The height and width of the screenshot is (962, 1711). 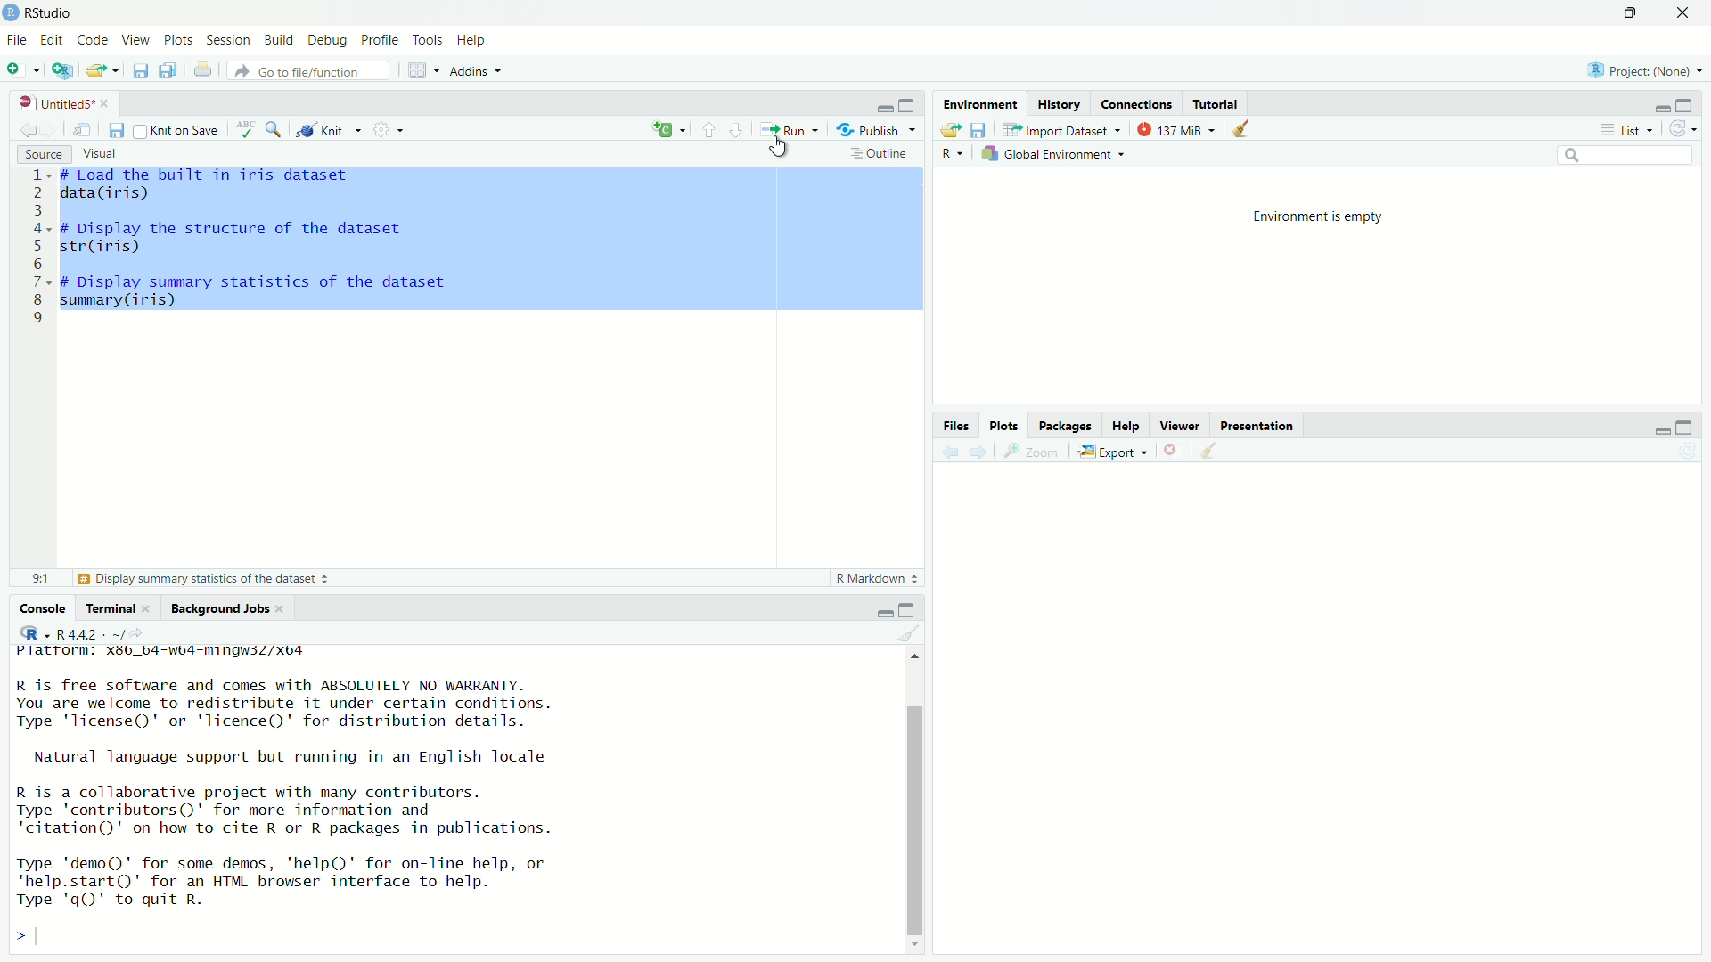 What do you see at coordinates (882, 108) in the screenshot?
I see `Hide` at bounding box center [882, 108].